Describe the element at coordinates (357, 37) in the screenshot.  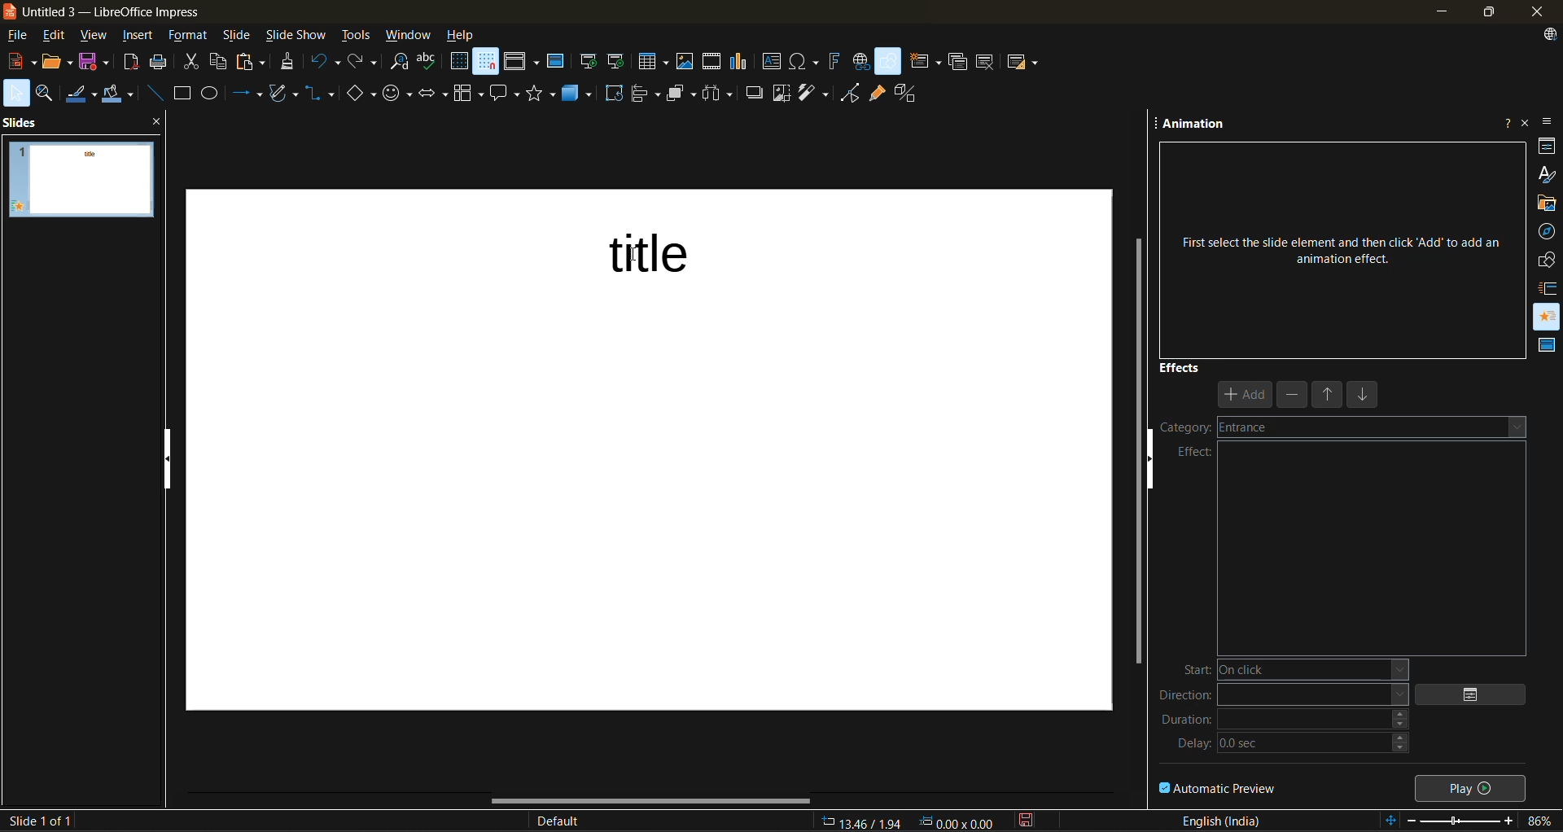
I see `tools` at that location.